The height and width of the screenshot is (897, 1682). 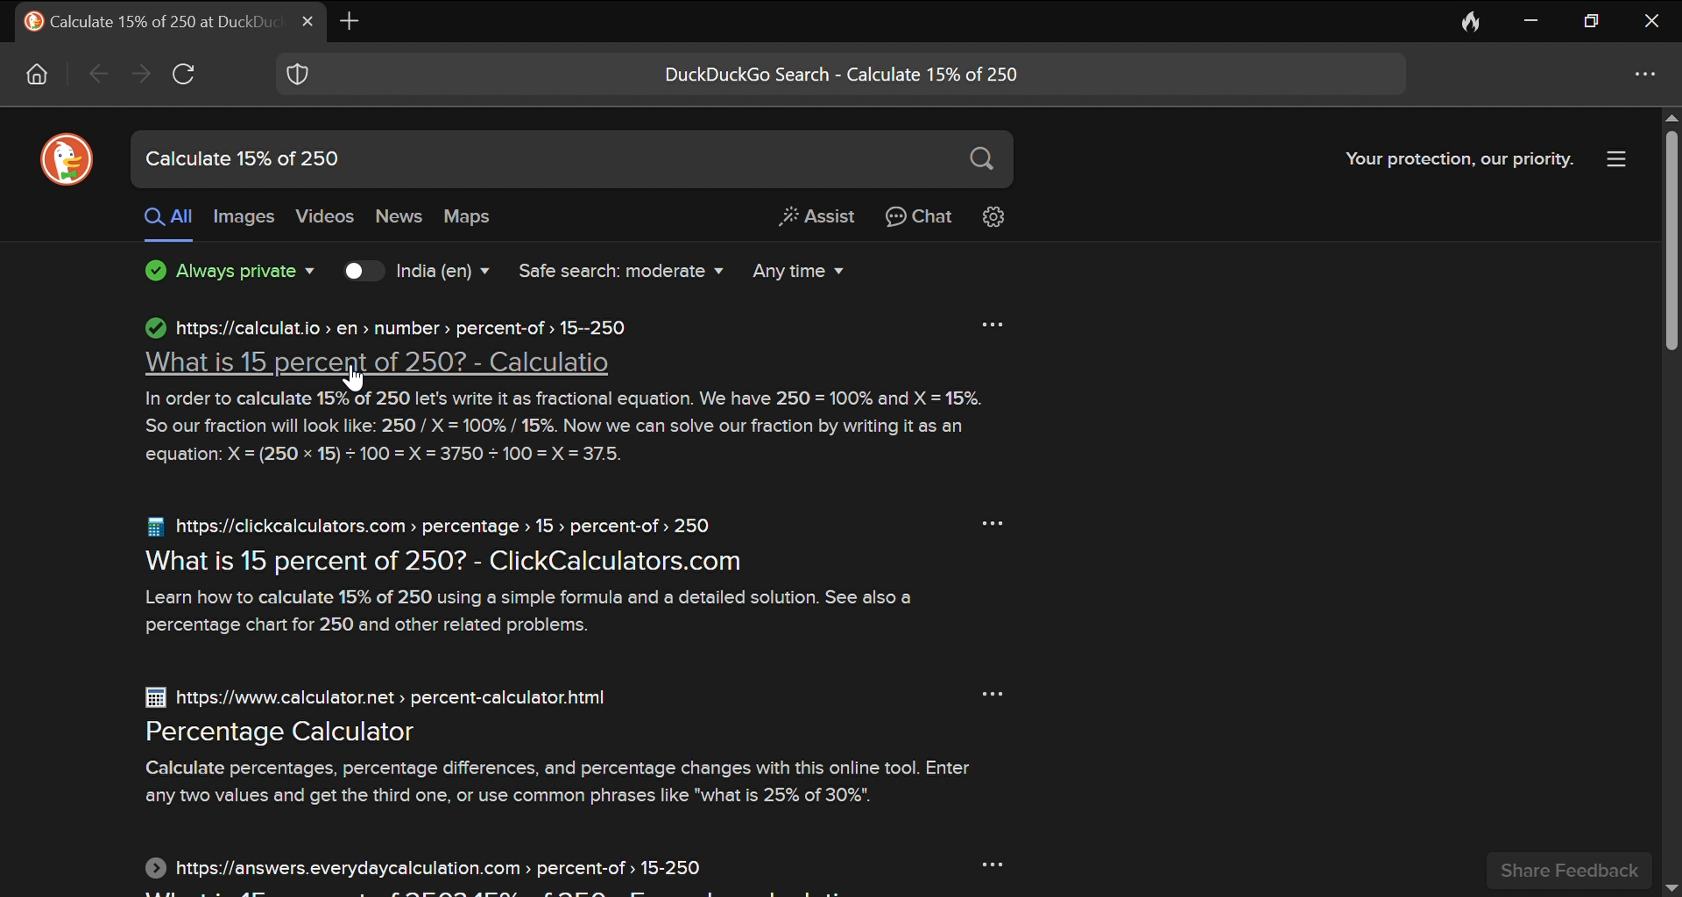 What do you see at coordinates (448, 562) in the screenshot?
I see `result 2: What is 15 percent of 2507 - ClickCalculators.com` at bounding box center [448, 562].